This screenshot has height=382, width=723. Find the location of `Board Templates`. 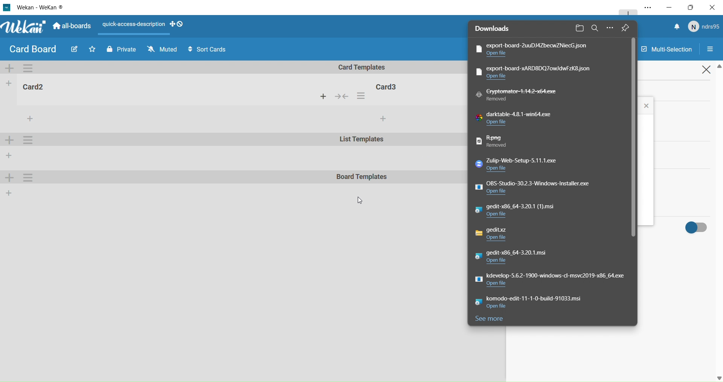

Board Templates is located at coordinates (362, 177).